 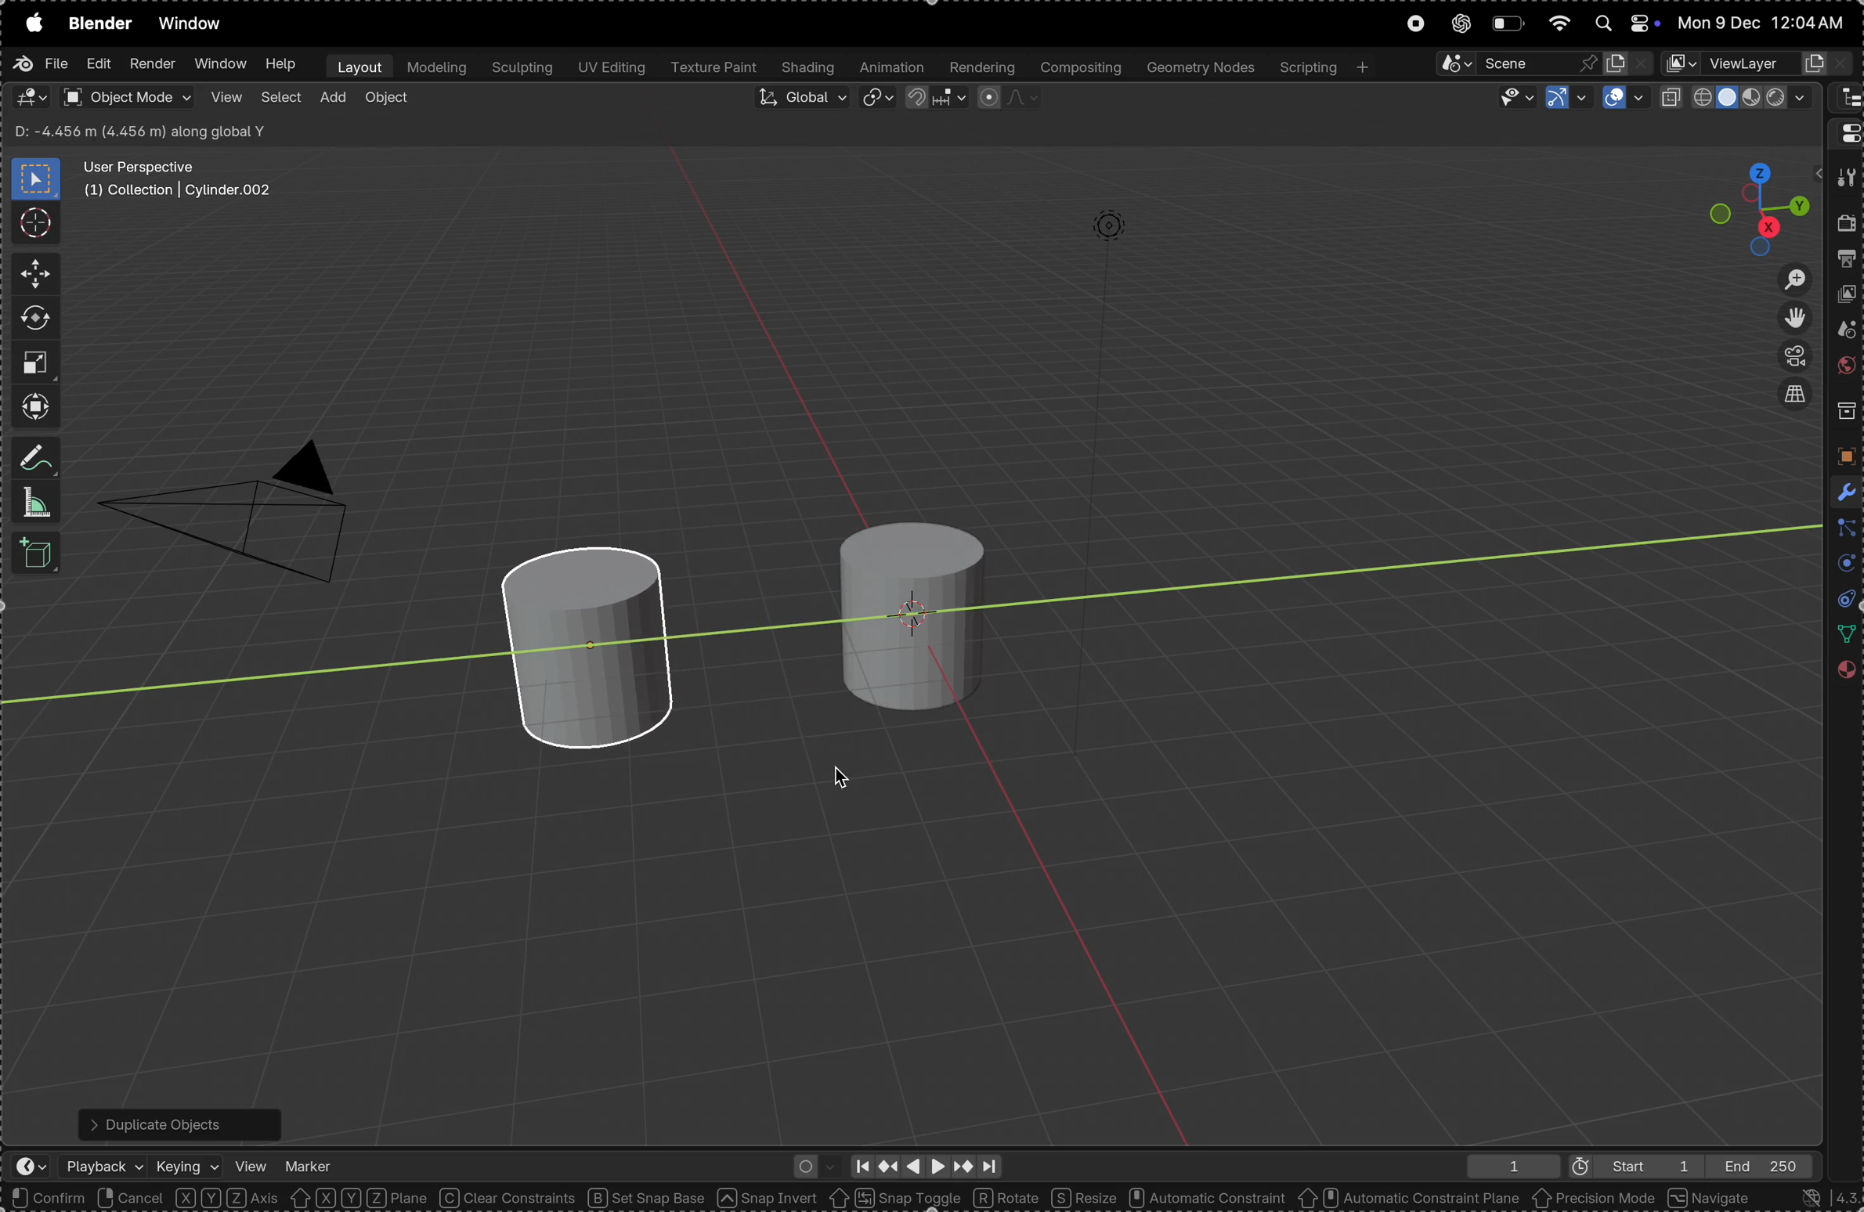 I want to click on snap, so click(x=934, y=101).